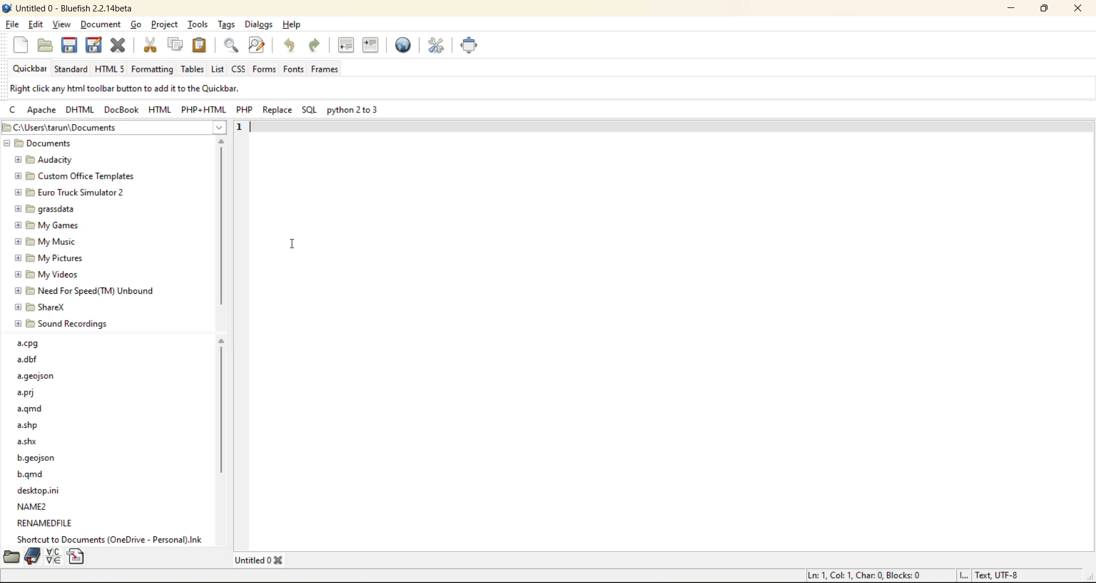  What do you see at coordinates (28, 392) in the screenshot?
I see `a.prj` at bounding box center [28, 392].